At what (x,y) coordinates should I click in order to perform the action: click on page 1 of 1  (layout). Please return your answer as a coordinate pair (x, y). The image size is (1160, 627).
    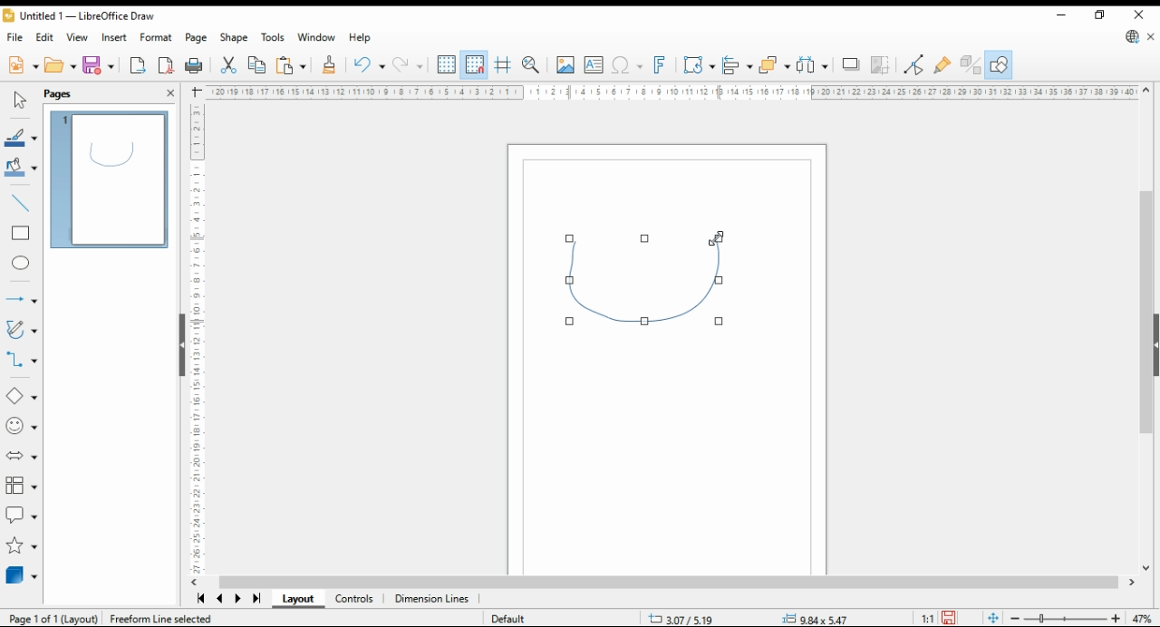
    Looking at the image, I should click on (54, 618).